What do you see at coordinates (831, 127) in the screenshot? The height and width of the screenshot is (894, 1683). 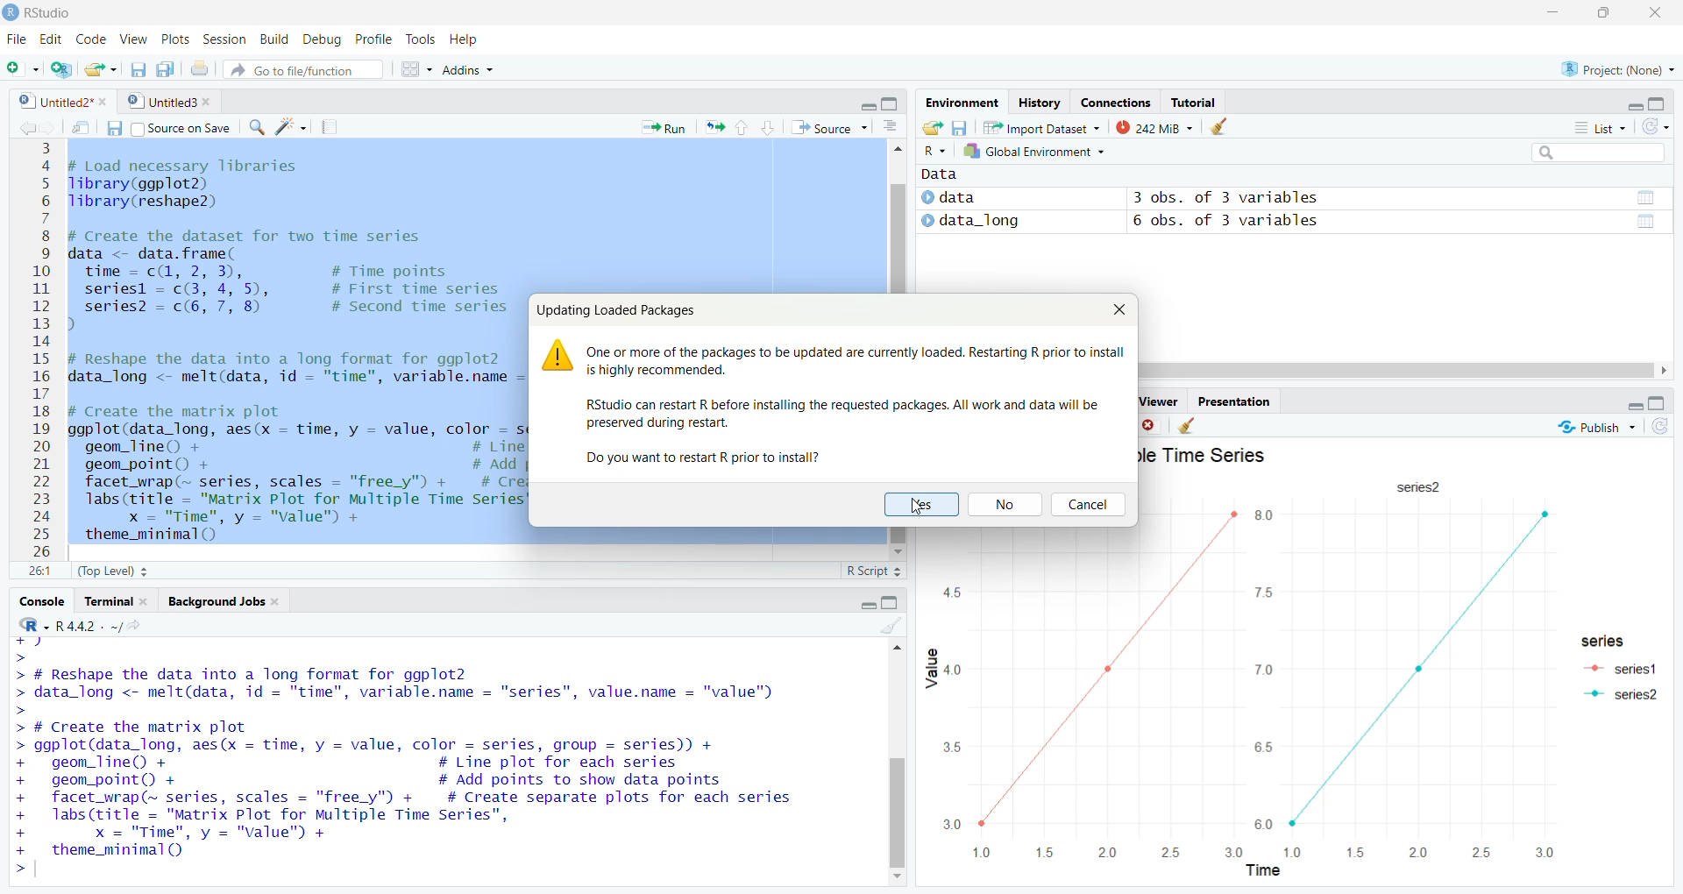 I see `Source ` at bounding box center [831, 127].